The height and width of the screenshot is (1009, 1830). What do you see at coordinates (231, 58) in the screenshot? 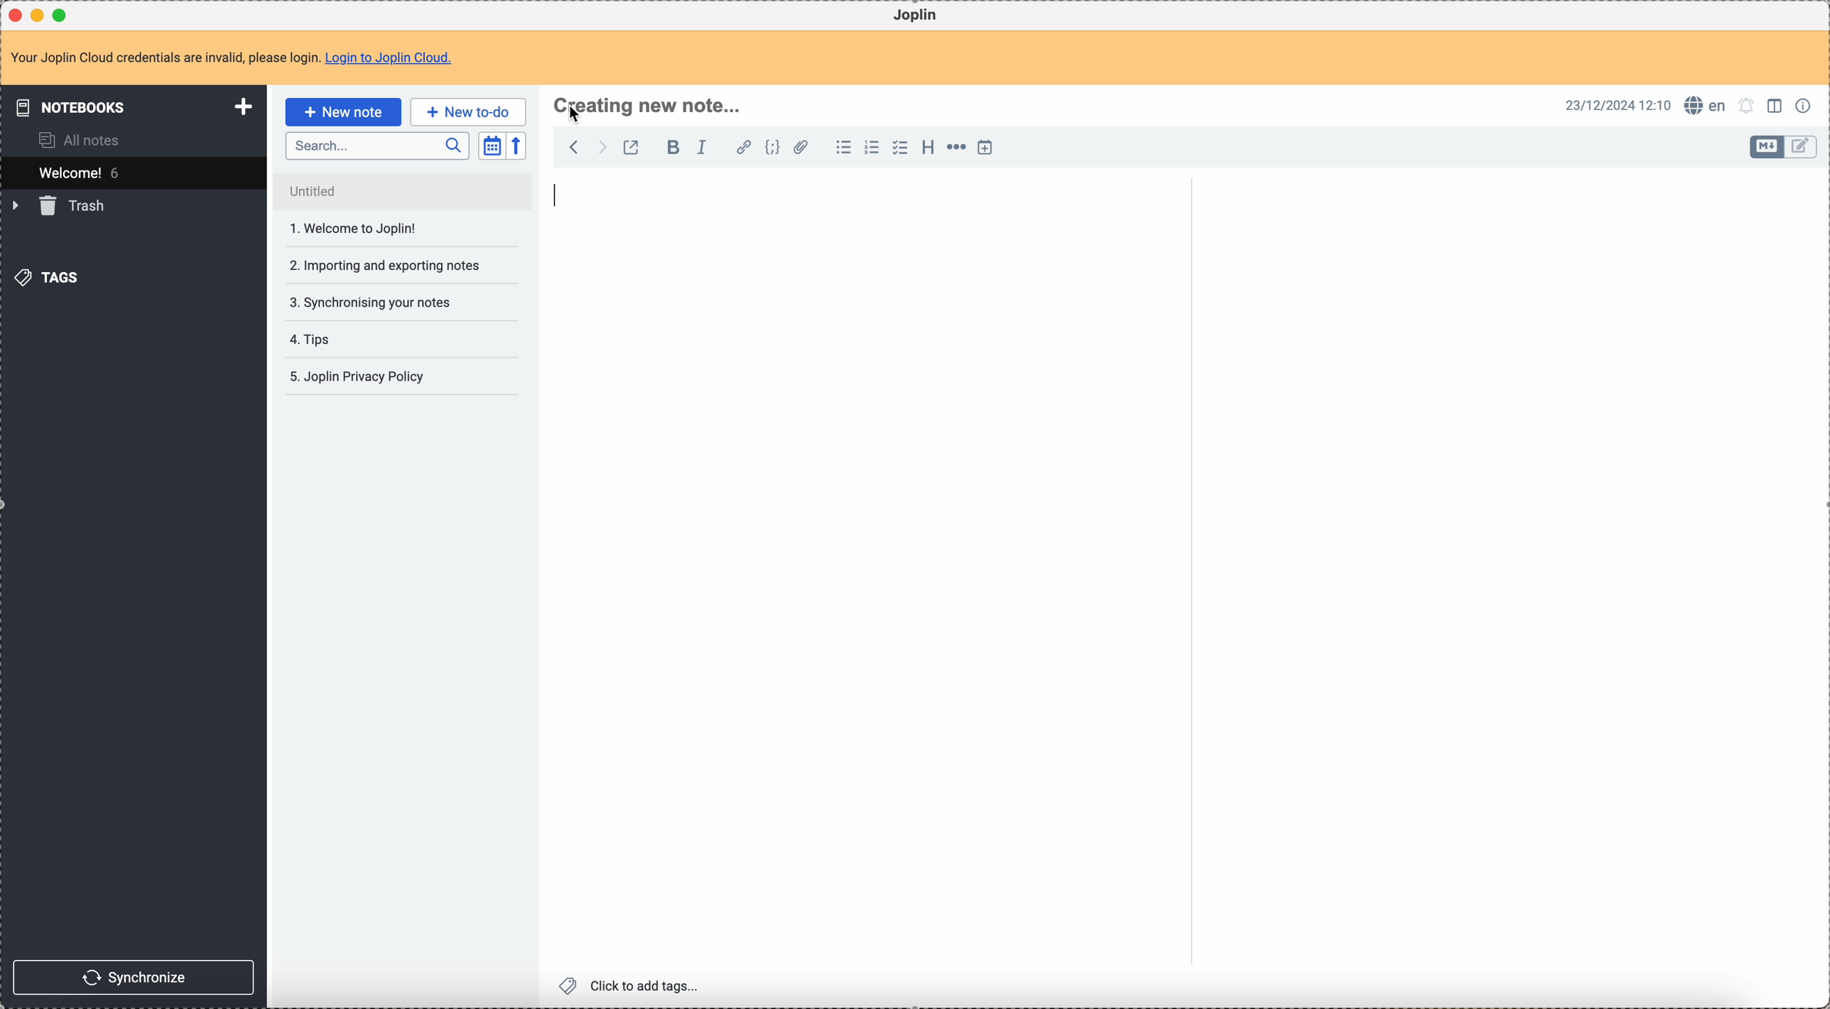
I see `note` at bounding box center [231, 58].